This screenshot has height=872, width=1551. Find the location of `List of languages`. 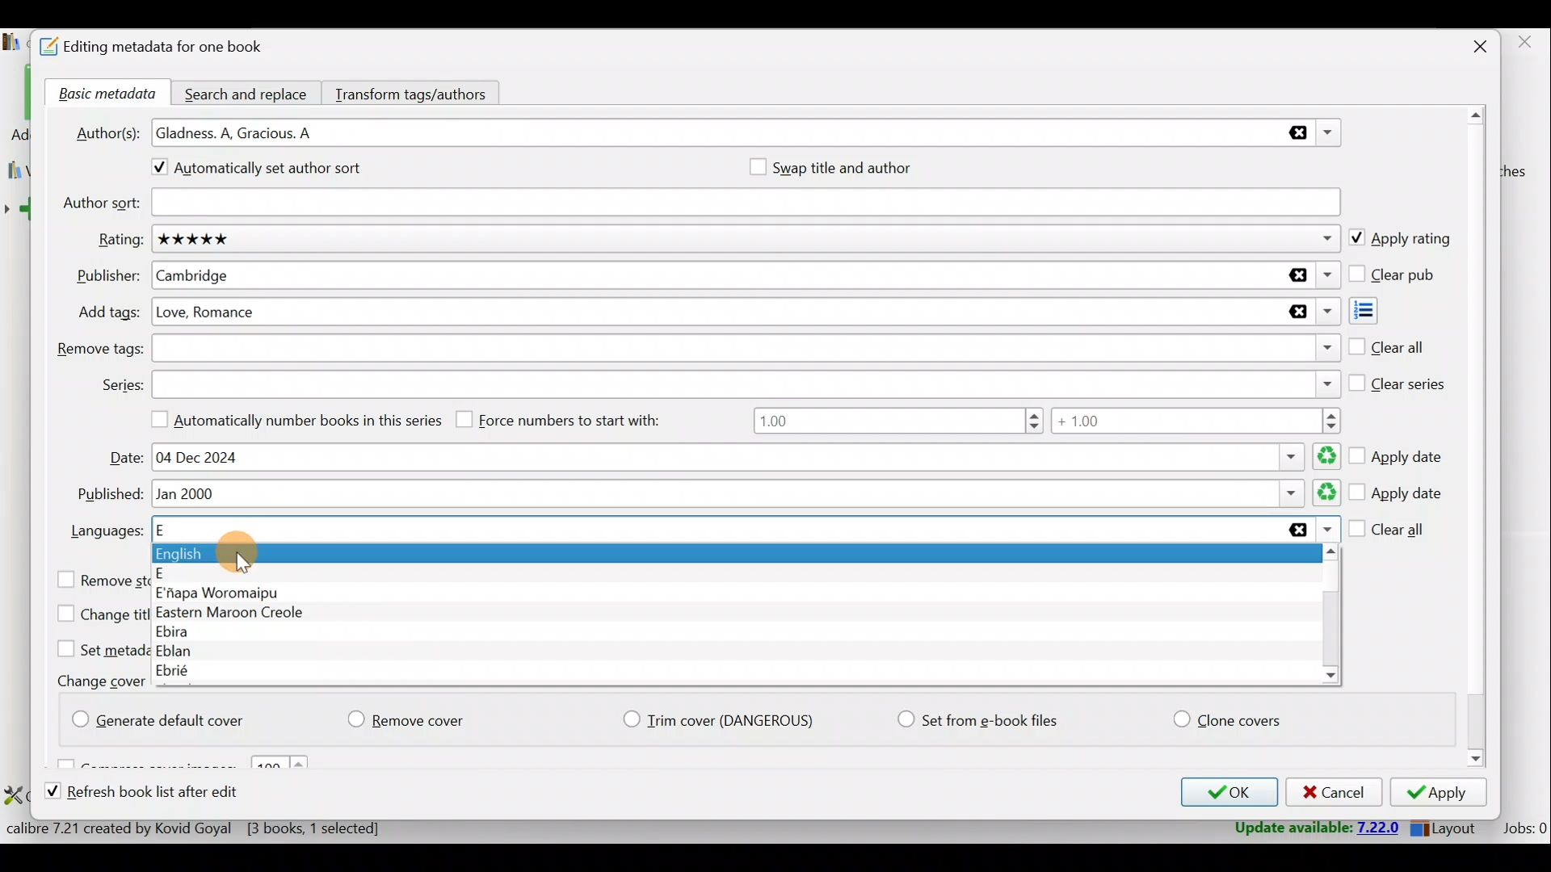

List of languages is located at coordinates (738, 612).